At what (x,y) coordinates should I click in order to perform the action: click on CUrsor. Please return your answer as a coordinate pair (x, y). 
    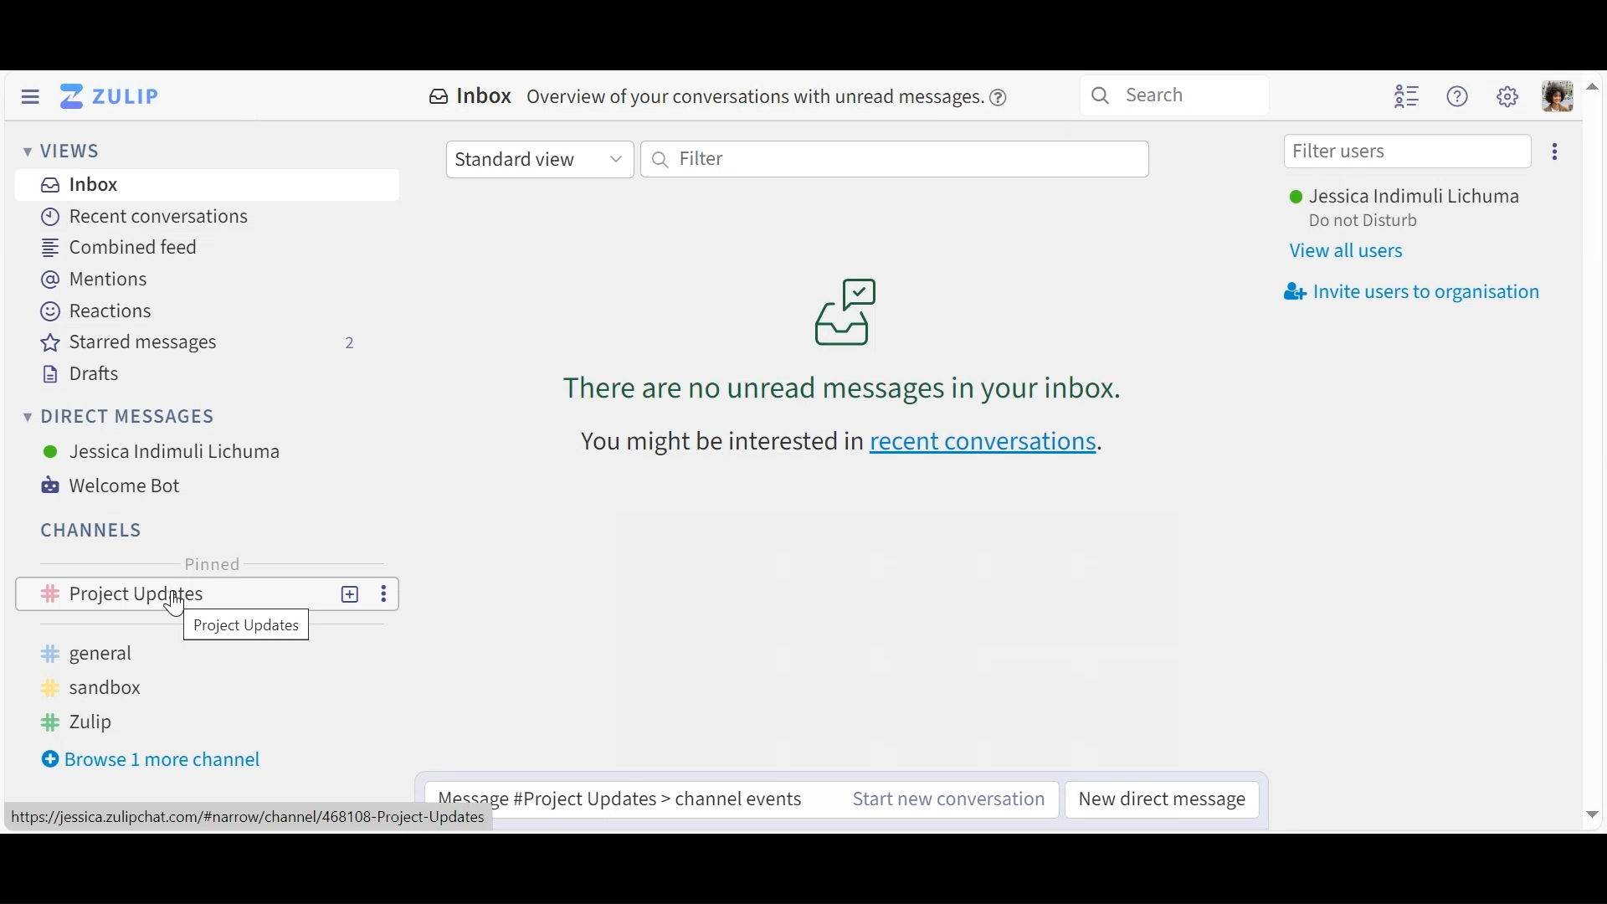
    Looking at the image, I should click on (171, 609).